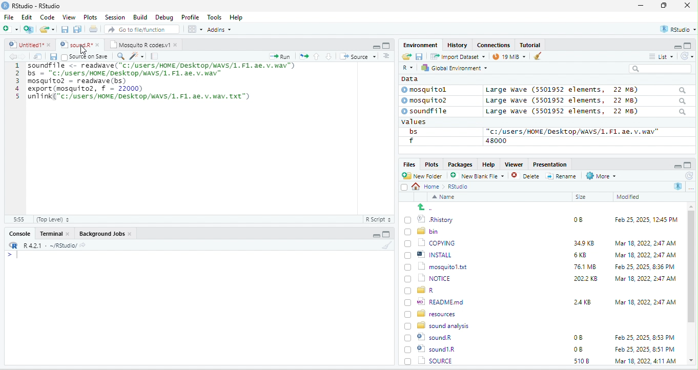 The height and width of the screenshot is (370, 698). Describe the element at coordinates (38, 56) in the screenshot. I see `open` at that location.